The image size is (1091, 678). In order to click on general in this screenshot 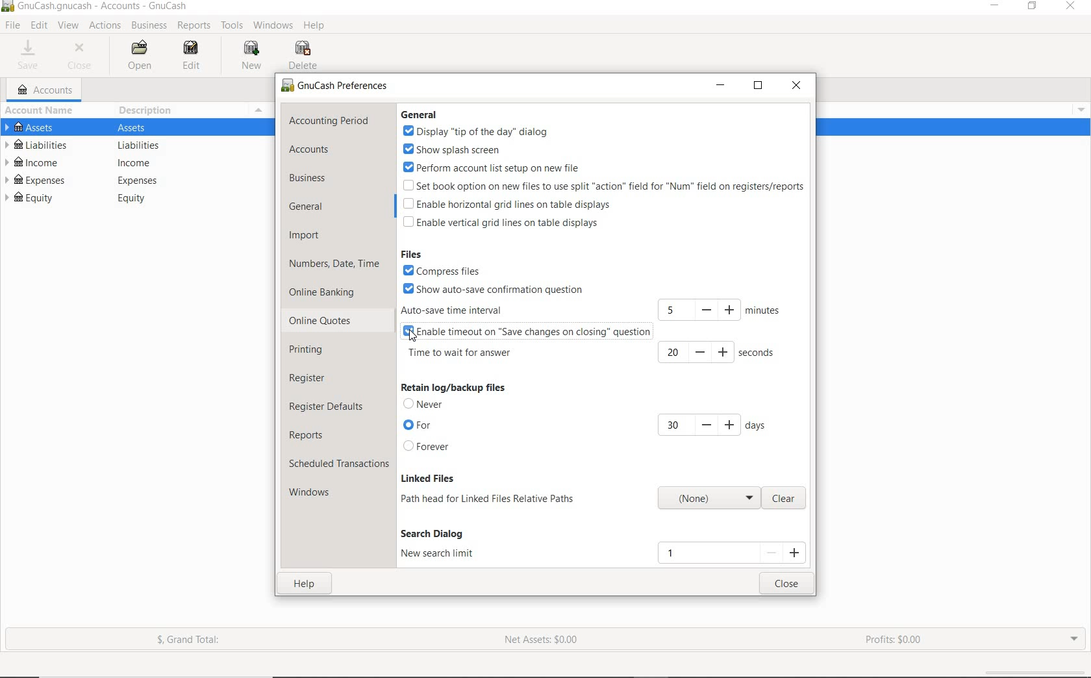, I will do `click(423, 115)`.